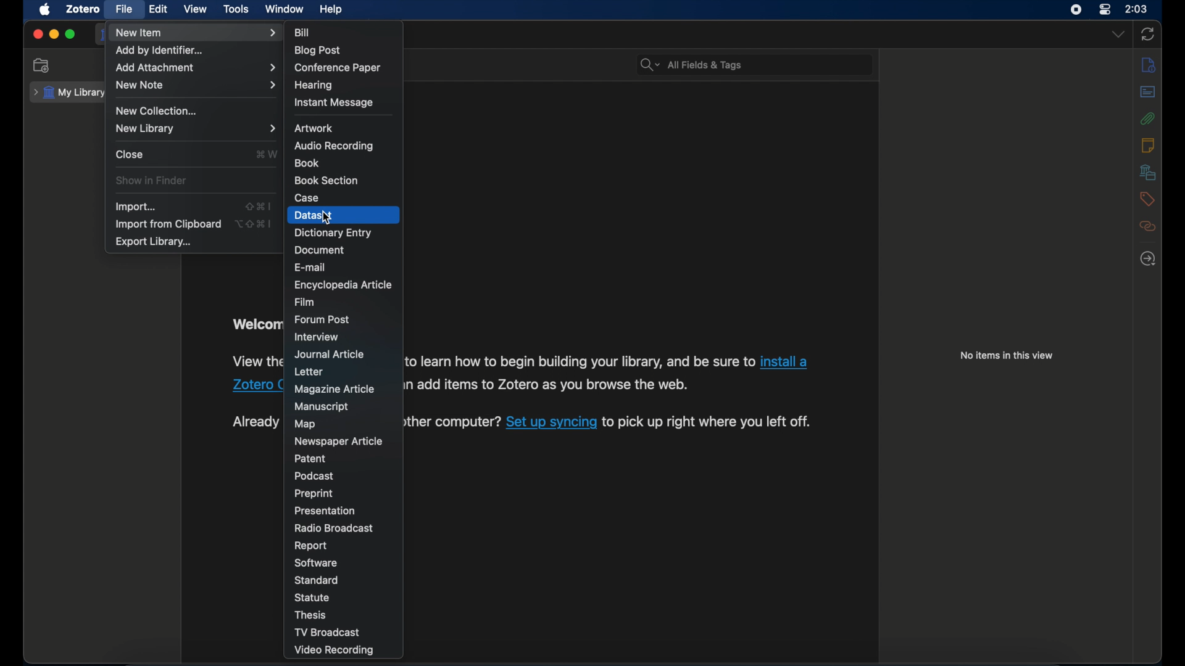  Describe the element at coordinates (326, 218) in the screenshot. I see `cursor` at that location.